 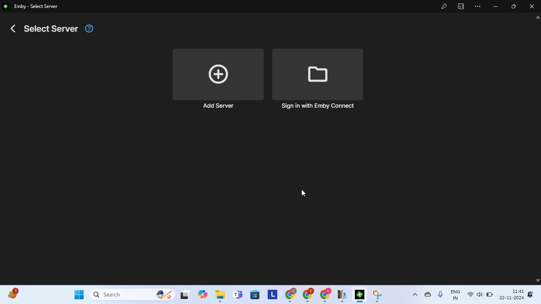 What do you see at coordinates (343, 295) in the screenshot?
I see `note` at bounding box center [343, 295].